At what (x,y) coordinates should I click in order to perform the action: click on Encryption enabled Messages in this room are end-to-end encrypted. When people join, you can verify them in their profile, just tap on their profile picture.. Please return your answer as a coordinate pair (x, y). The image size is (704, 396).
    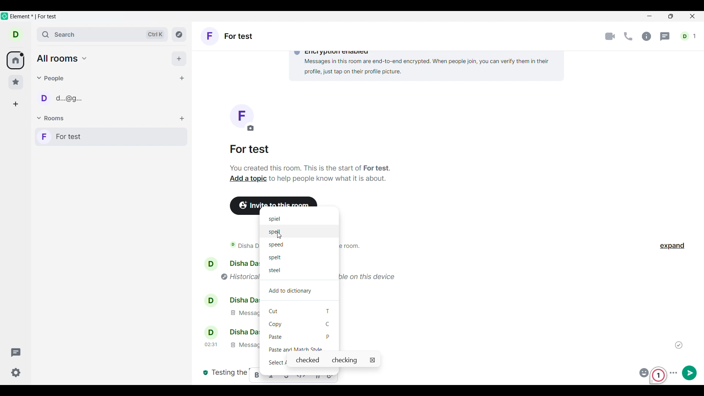
    Looking at the image, I should click on (423, 63).